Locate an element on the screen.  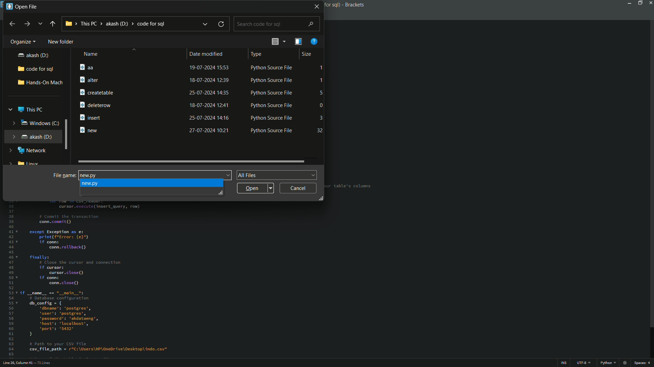
type is located at coordinates (256, 55).